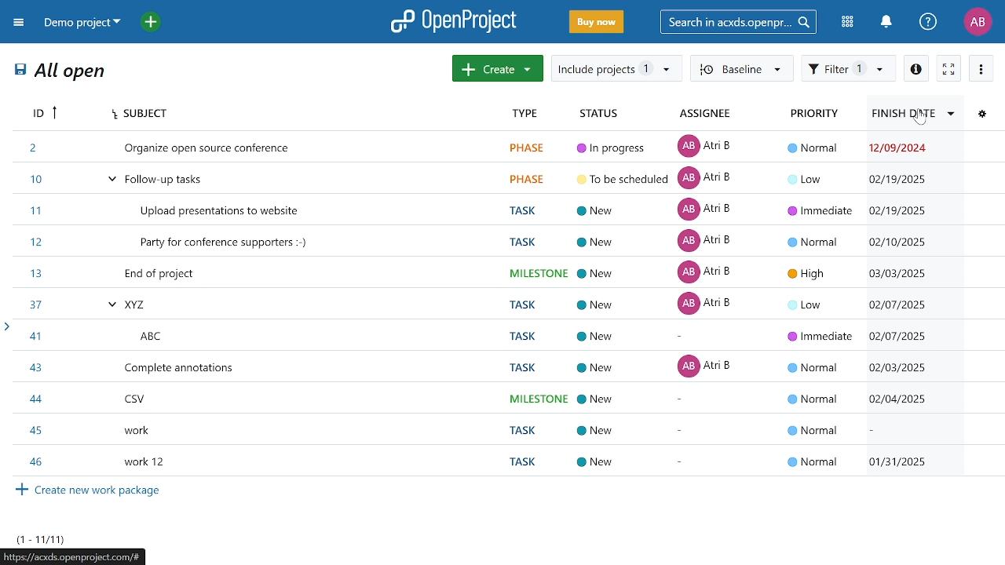 The height and width of the screenshot is (565, 1005). What do you see at coordinates (595, 23) in the screenshot?
I see `buy now` at bounding box center [595, 23].